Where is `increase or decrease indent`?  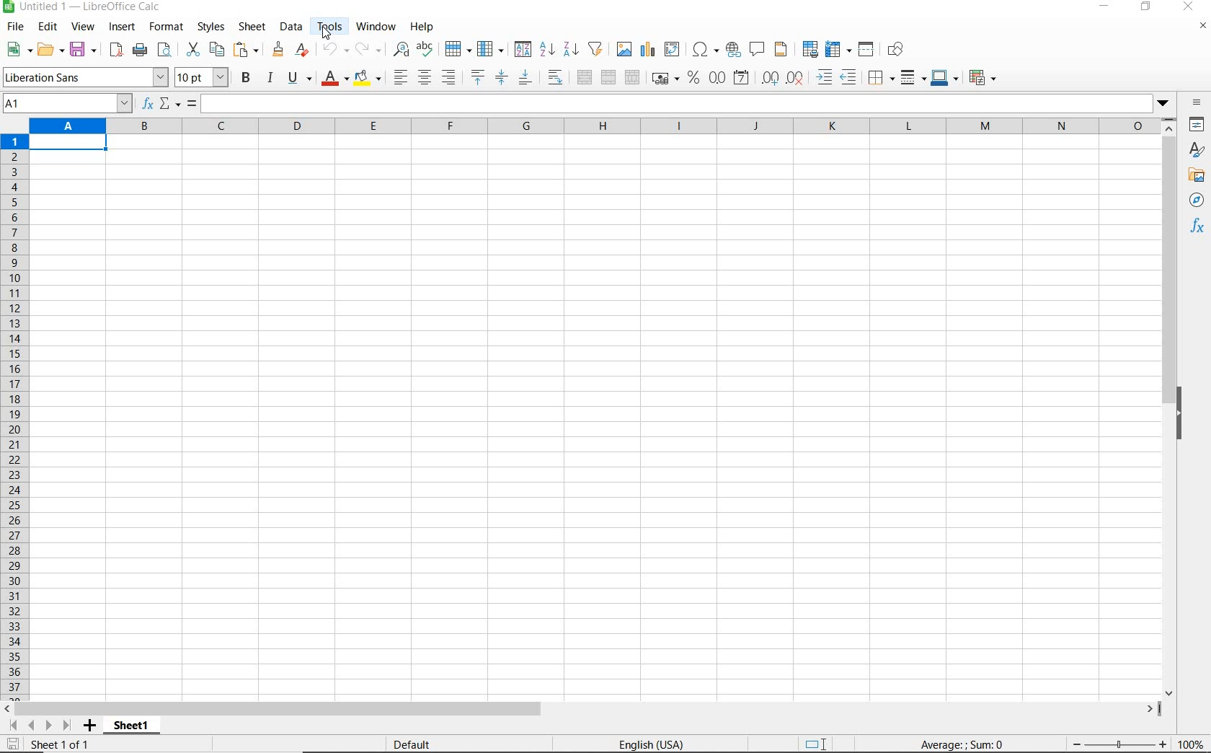
increase or decrease indent is located at coordinates (834, 76).